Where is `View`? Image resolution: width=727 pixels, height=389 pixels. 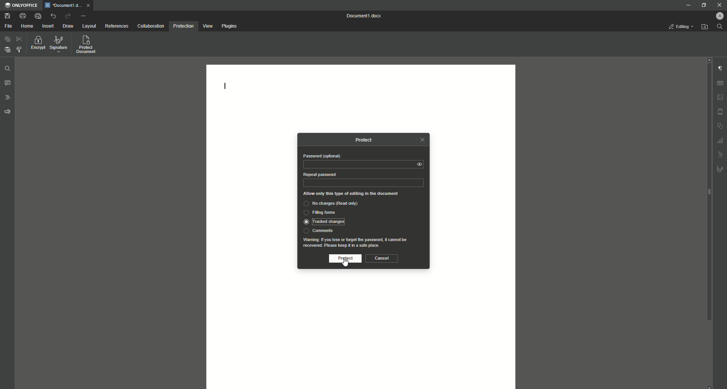
View is located at coordinates (207, 26).